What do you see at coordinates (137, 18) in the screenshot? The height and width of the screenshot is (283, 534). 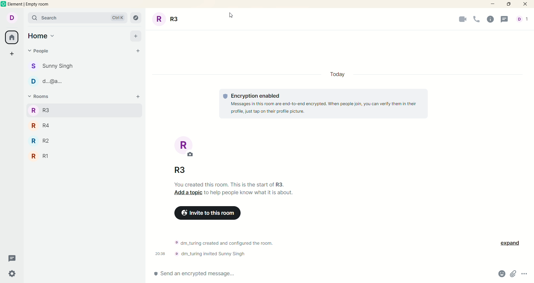 I see `explore rooms` at bounding box center [137, 18].